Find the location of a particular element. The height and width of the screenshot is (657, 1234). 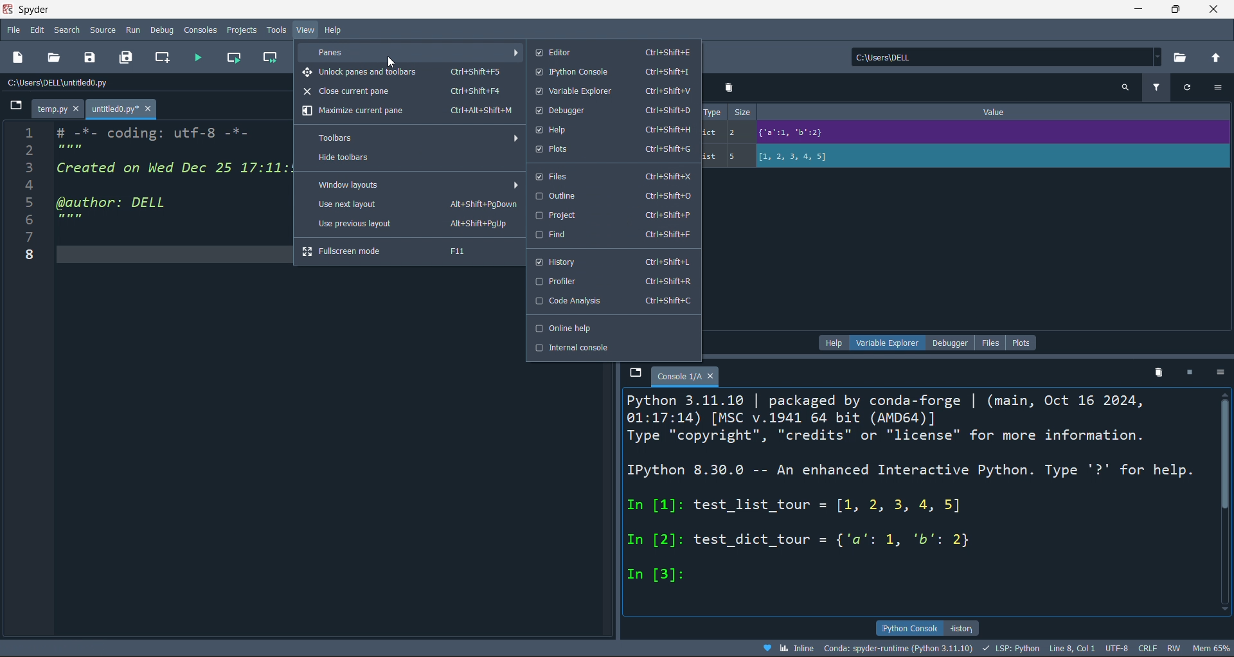

delete is located at coordinates (1157, 373).